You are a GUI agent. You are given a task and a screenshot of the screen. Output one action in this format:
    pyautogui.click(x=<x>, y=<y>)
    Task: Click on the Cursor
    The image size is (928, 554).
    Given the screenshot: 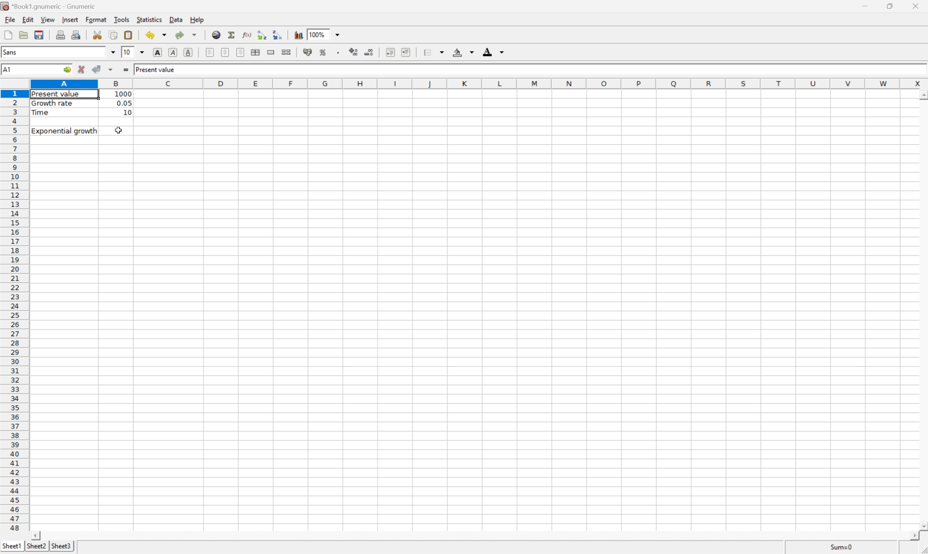 What is the action you would take?
    pyautogui.click(x=118, y=130)
    